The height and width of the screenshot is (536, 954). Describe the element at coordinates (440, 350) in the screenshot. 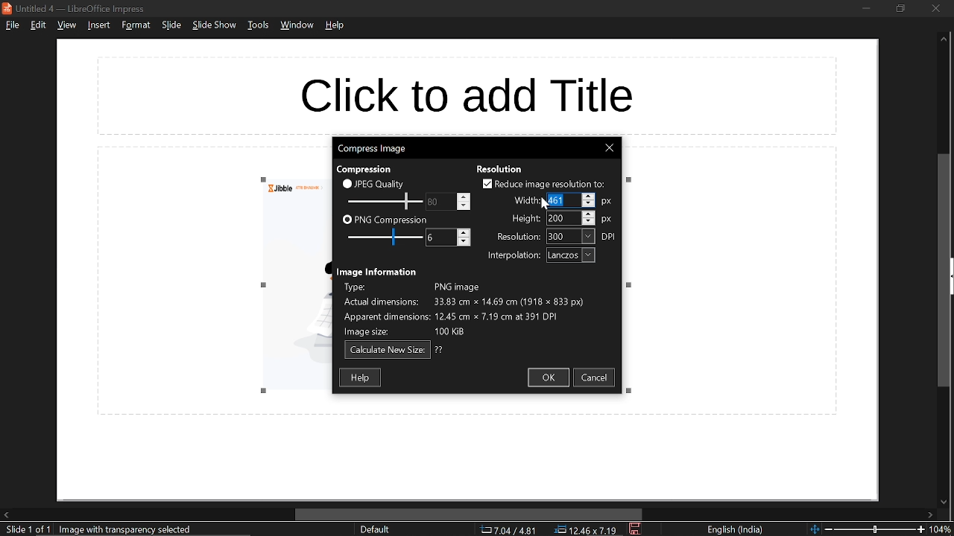

I see `text` at that location.